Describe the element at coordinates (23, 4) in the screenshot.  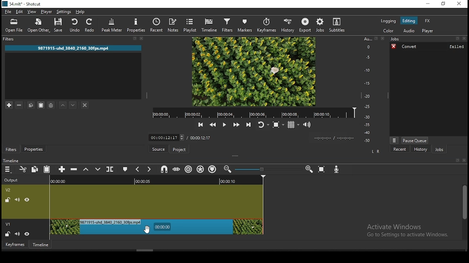
I see `icon and file name` at that location.